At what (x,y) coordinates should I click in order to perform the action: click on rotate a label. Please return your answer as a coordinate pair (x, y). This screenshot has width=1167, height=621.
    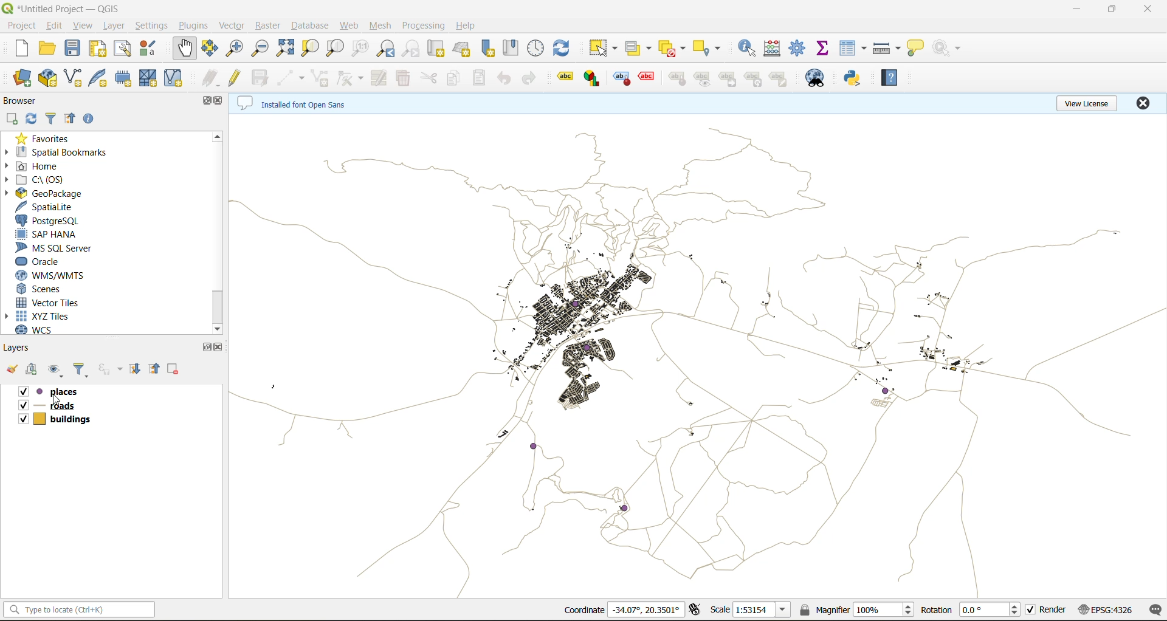
    Looking at the image, I should click on (756, 78).